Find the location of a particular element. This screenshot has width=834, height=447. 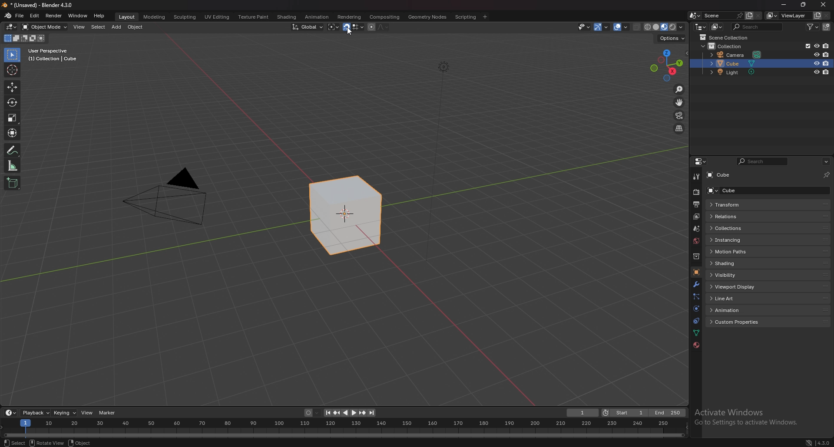

add collection is located at coordinates (827, 26).